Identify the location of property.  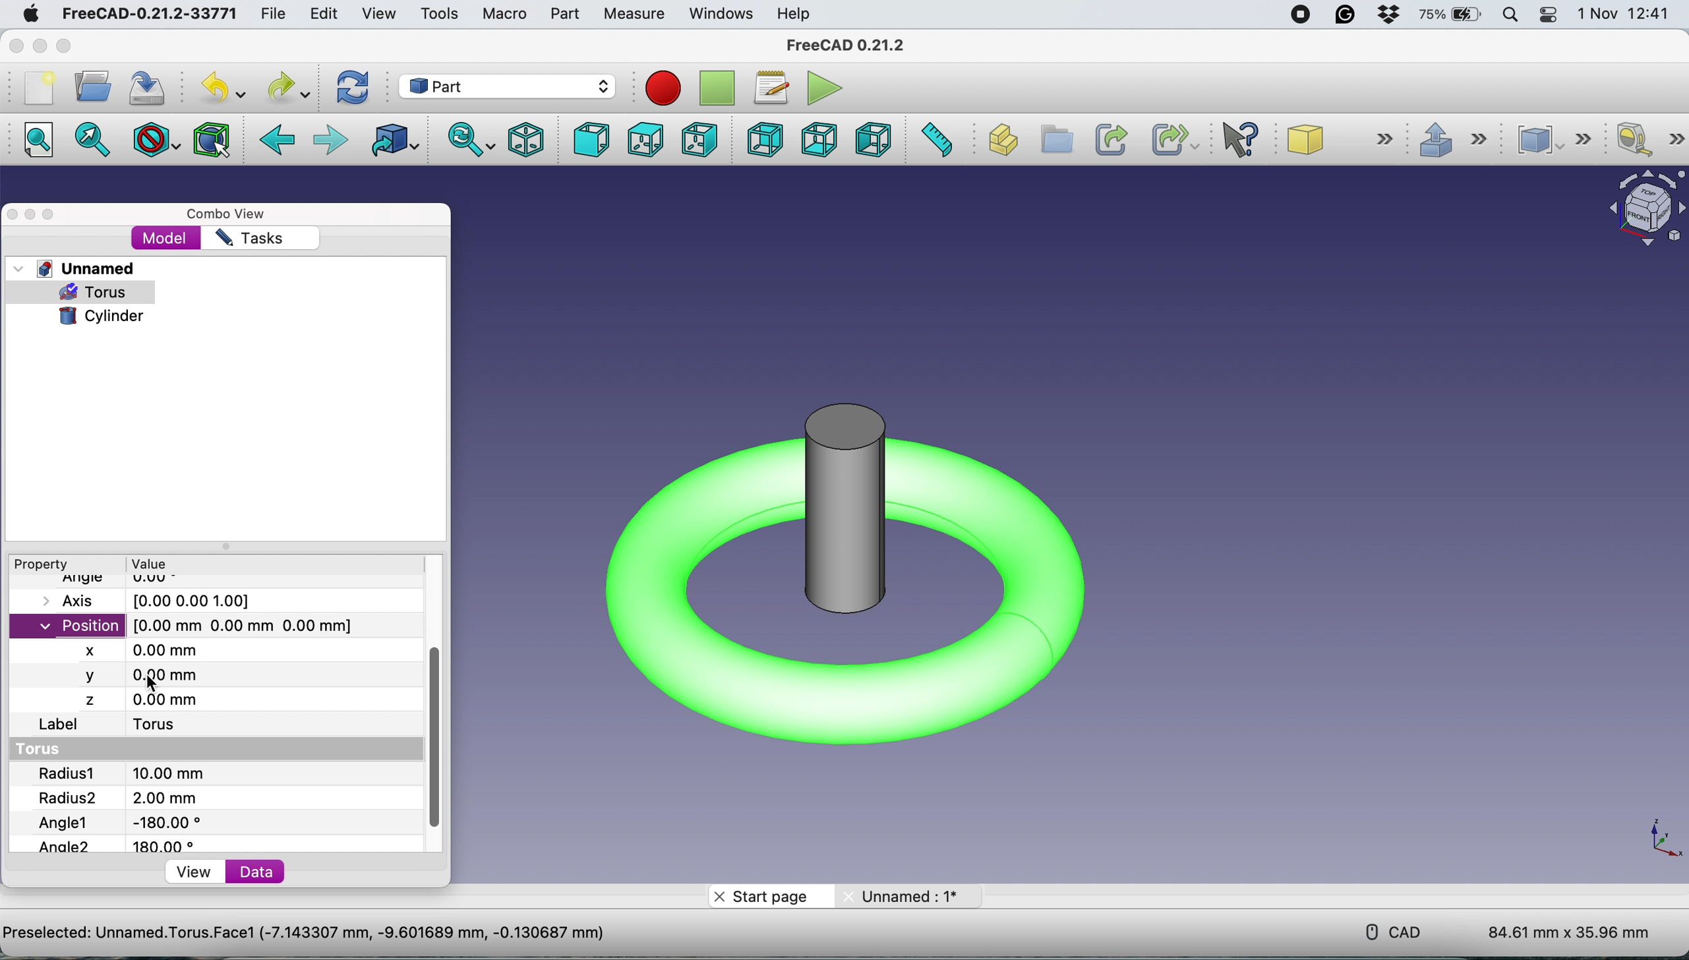
(47, 564).